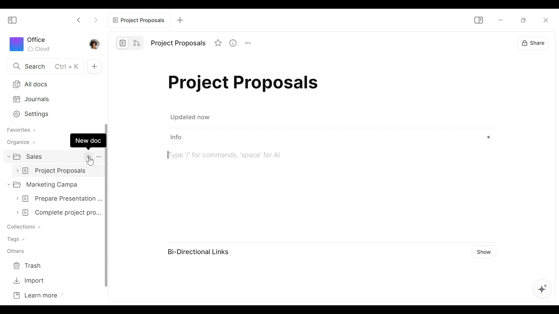  I want to click on Organize, so click(20, 142).